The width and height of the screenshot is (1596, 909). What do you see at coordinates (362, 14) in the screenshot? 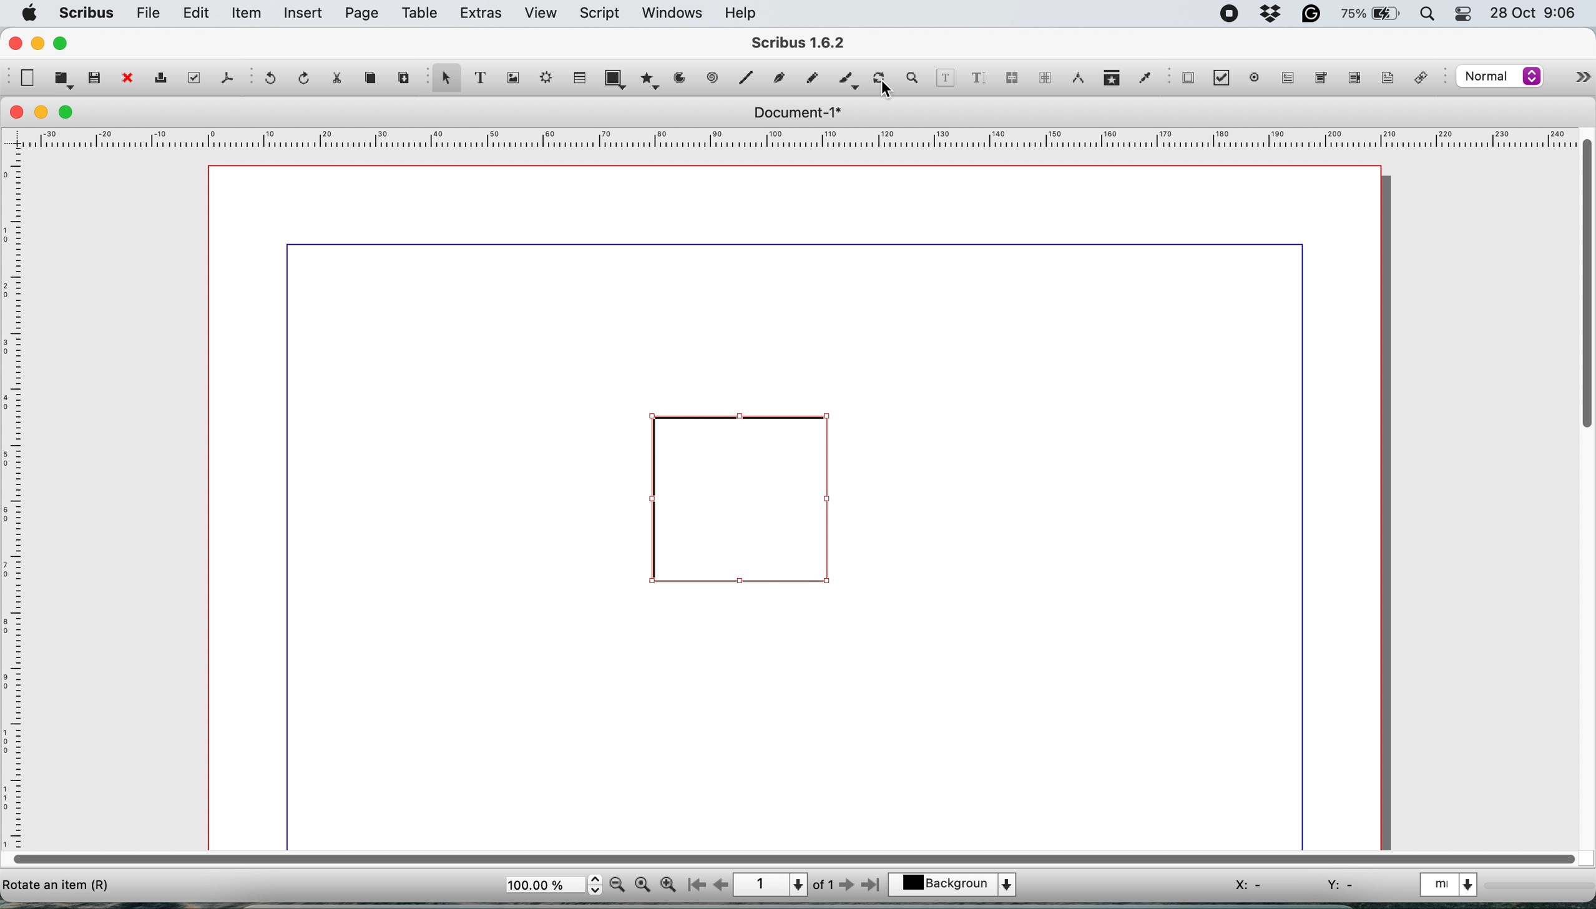
I see `page` at bounding box center [362, 14].